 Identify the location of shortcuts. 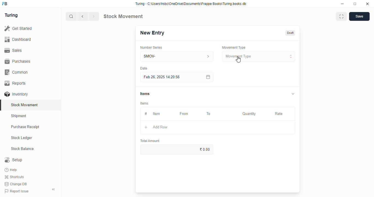
(14, 177).